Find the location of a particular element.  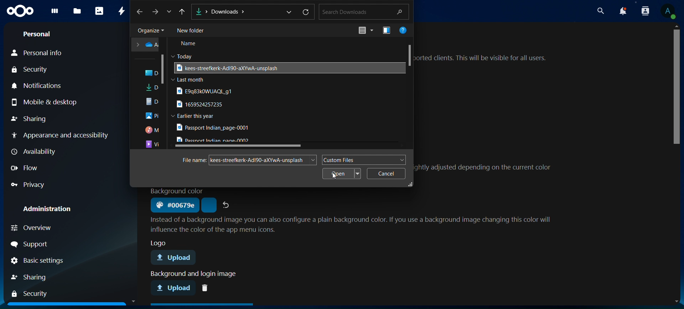

cursor is located at coordinates (335, 177).